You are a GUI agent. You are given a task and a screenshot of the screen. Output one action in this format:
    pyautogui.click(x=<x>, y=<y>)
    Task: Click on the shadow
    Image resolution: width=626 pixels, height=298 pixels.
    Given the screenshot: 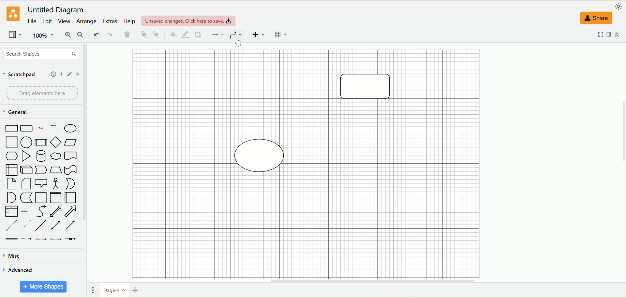 What is the action you would take?
    pyautogui.click(x=200, y=34)
    